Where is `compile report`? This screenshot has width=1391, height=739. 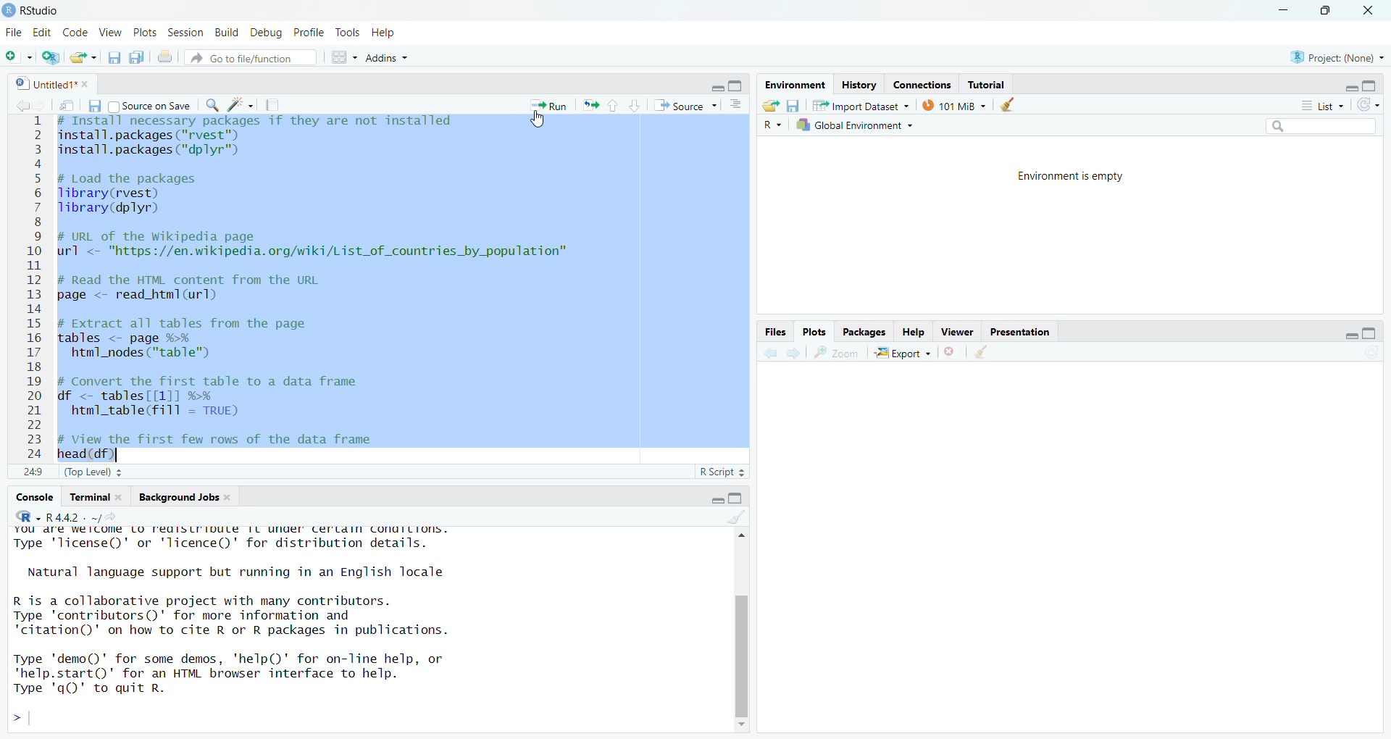
compile report is located at coordinates (272, 104).